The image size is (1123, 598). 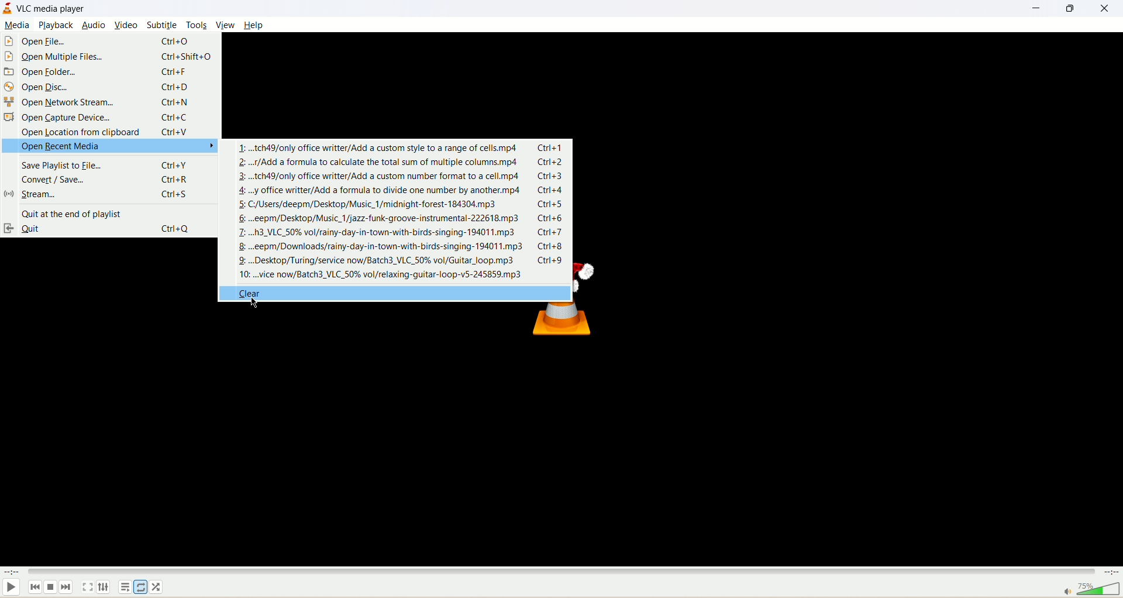 What do you see at coordinates (174, 180) in the screenshot?
I see `ctrl+R` at bounding box center [174, 180].